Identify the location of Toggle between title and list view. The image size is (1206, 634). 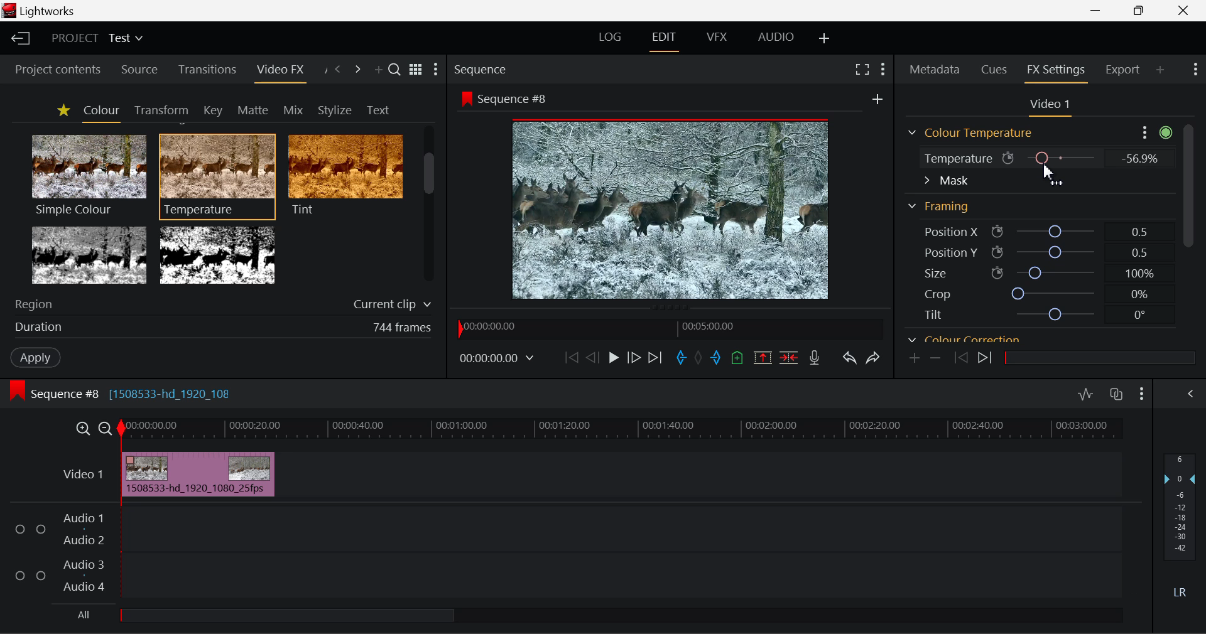
(417, 70).